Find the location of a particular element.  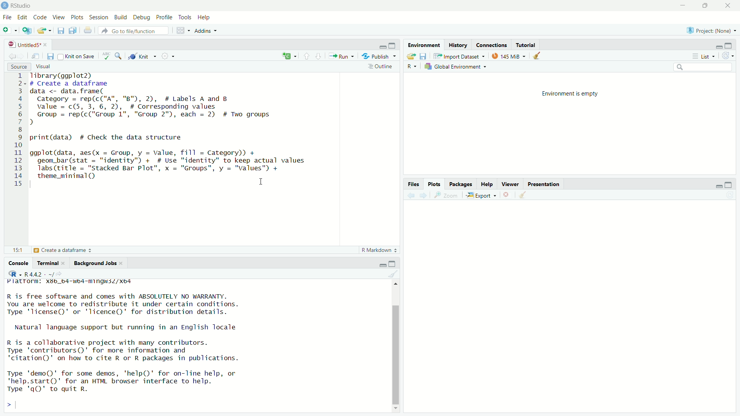

Save current document (Ctrl + S) is located at coordinates (62, 30).